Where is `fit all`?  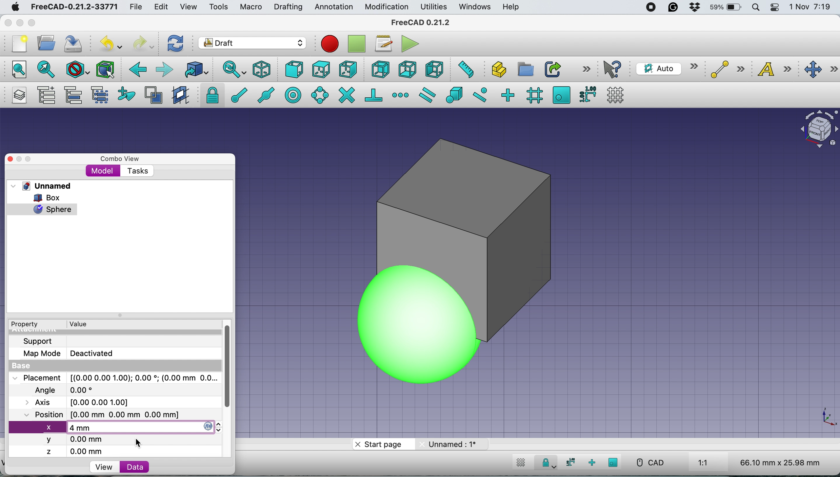
fit all is located at coordinates (15, 68).